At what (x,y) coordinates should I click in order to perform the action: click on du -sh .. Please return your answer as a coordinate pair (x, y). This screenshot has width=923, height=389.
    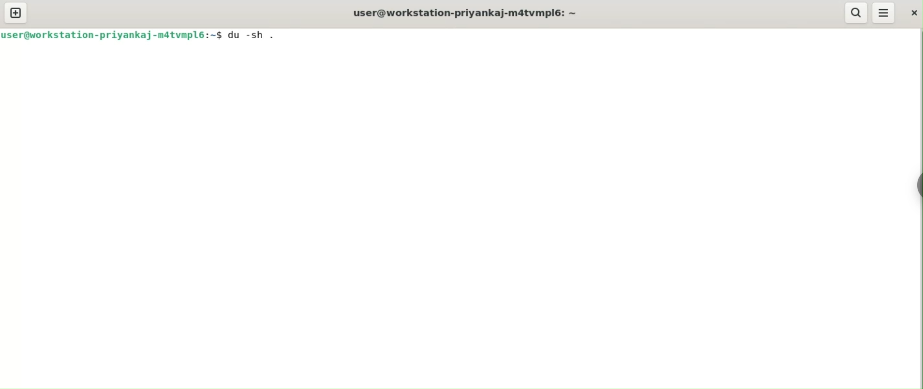
    Looking at the image, I should click on (253, 36).